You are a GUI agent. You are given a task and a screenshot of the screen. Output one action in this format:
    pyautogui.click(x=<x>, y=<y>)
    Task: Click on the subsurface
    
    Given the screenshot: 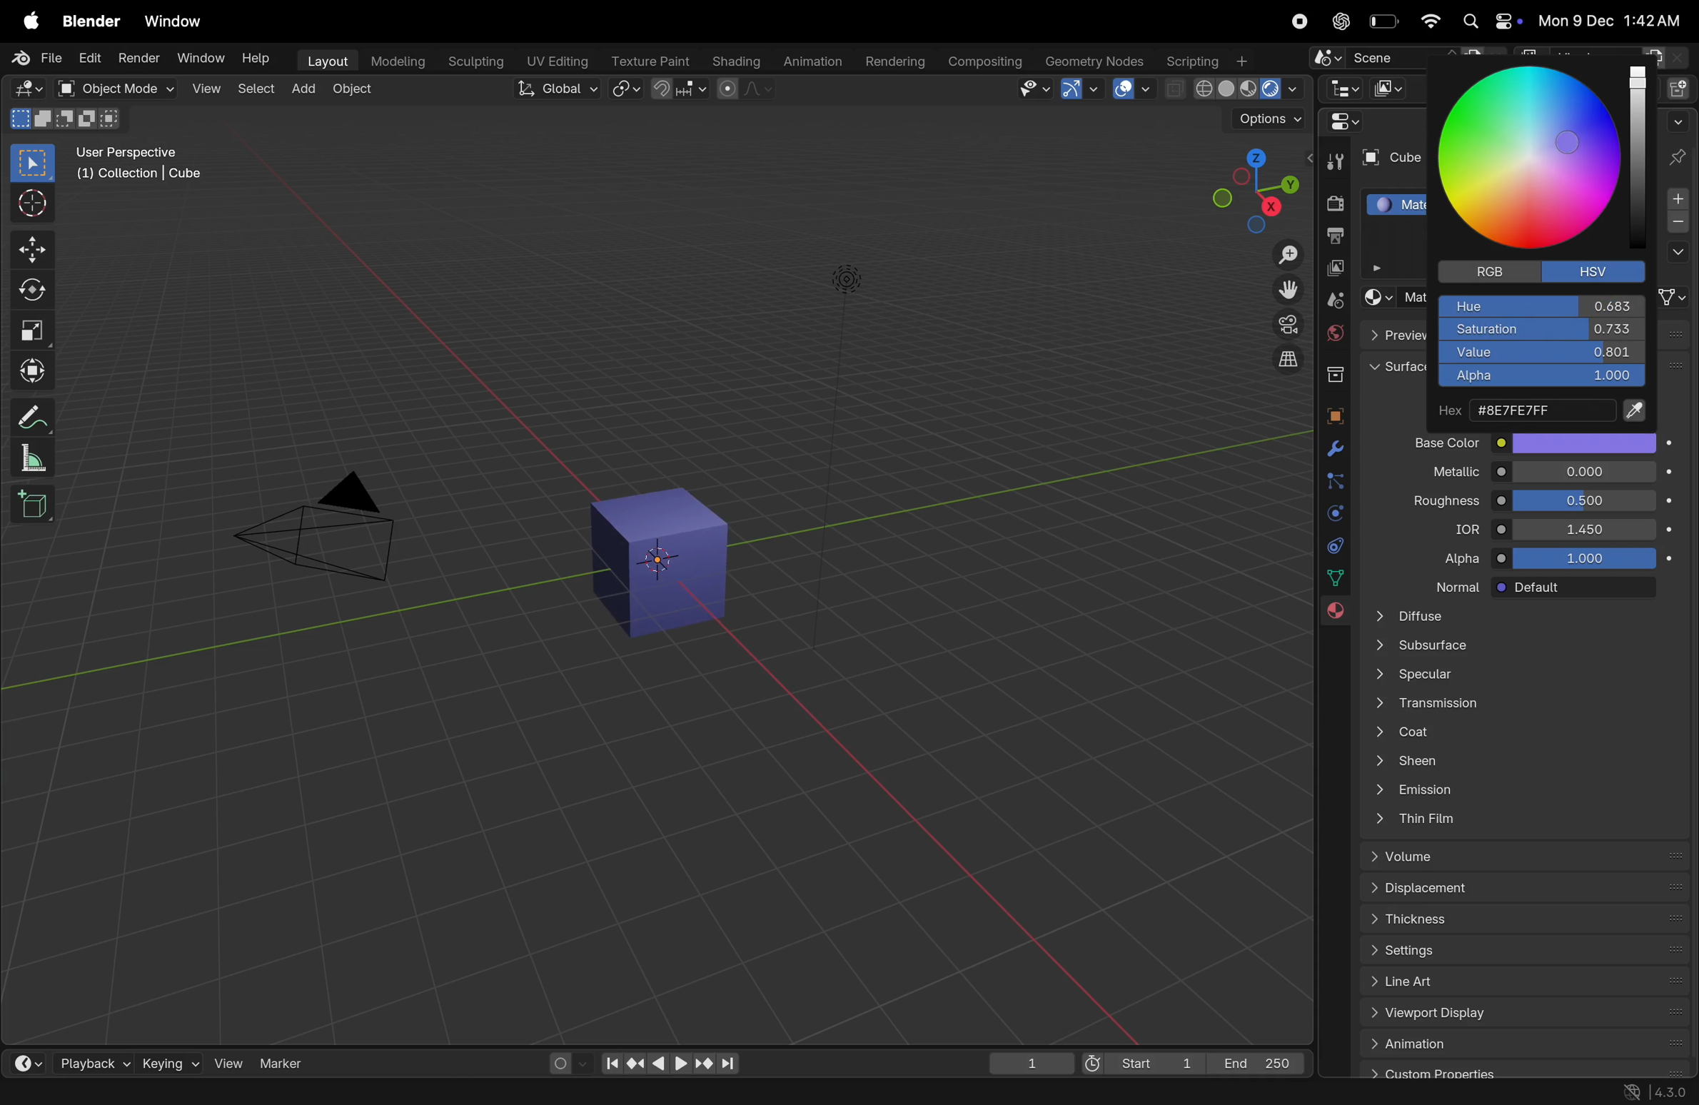 What is the action you would take?
    pyautogui.click(x=1517, y=648)
    